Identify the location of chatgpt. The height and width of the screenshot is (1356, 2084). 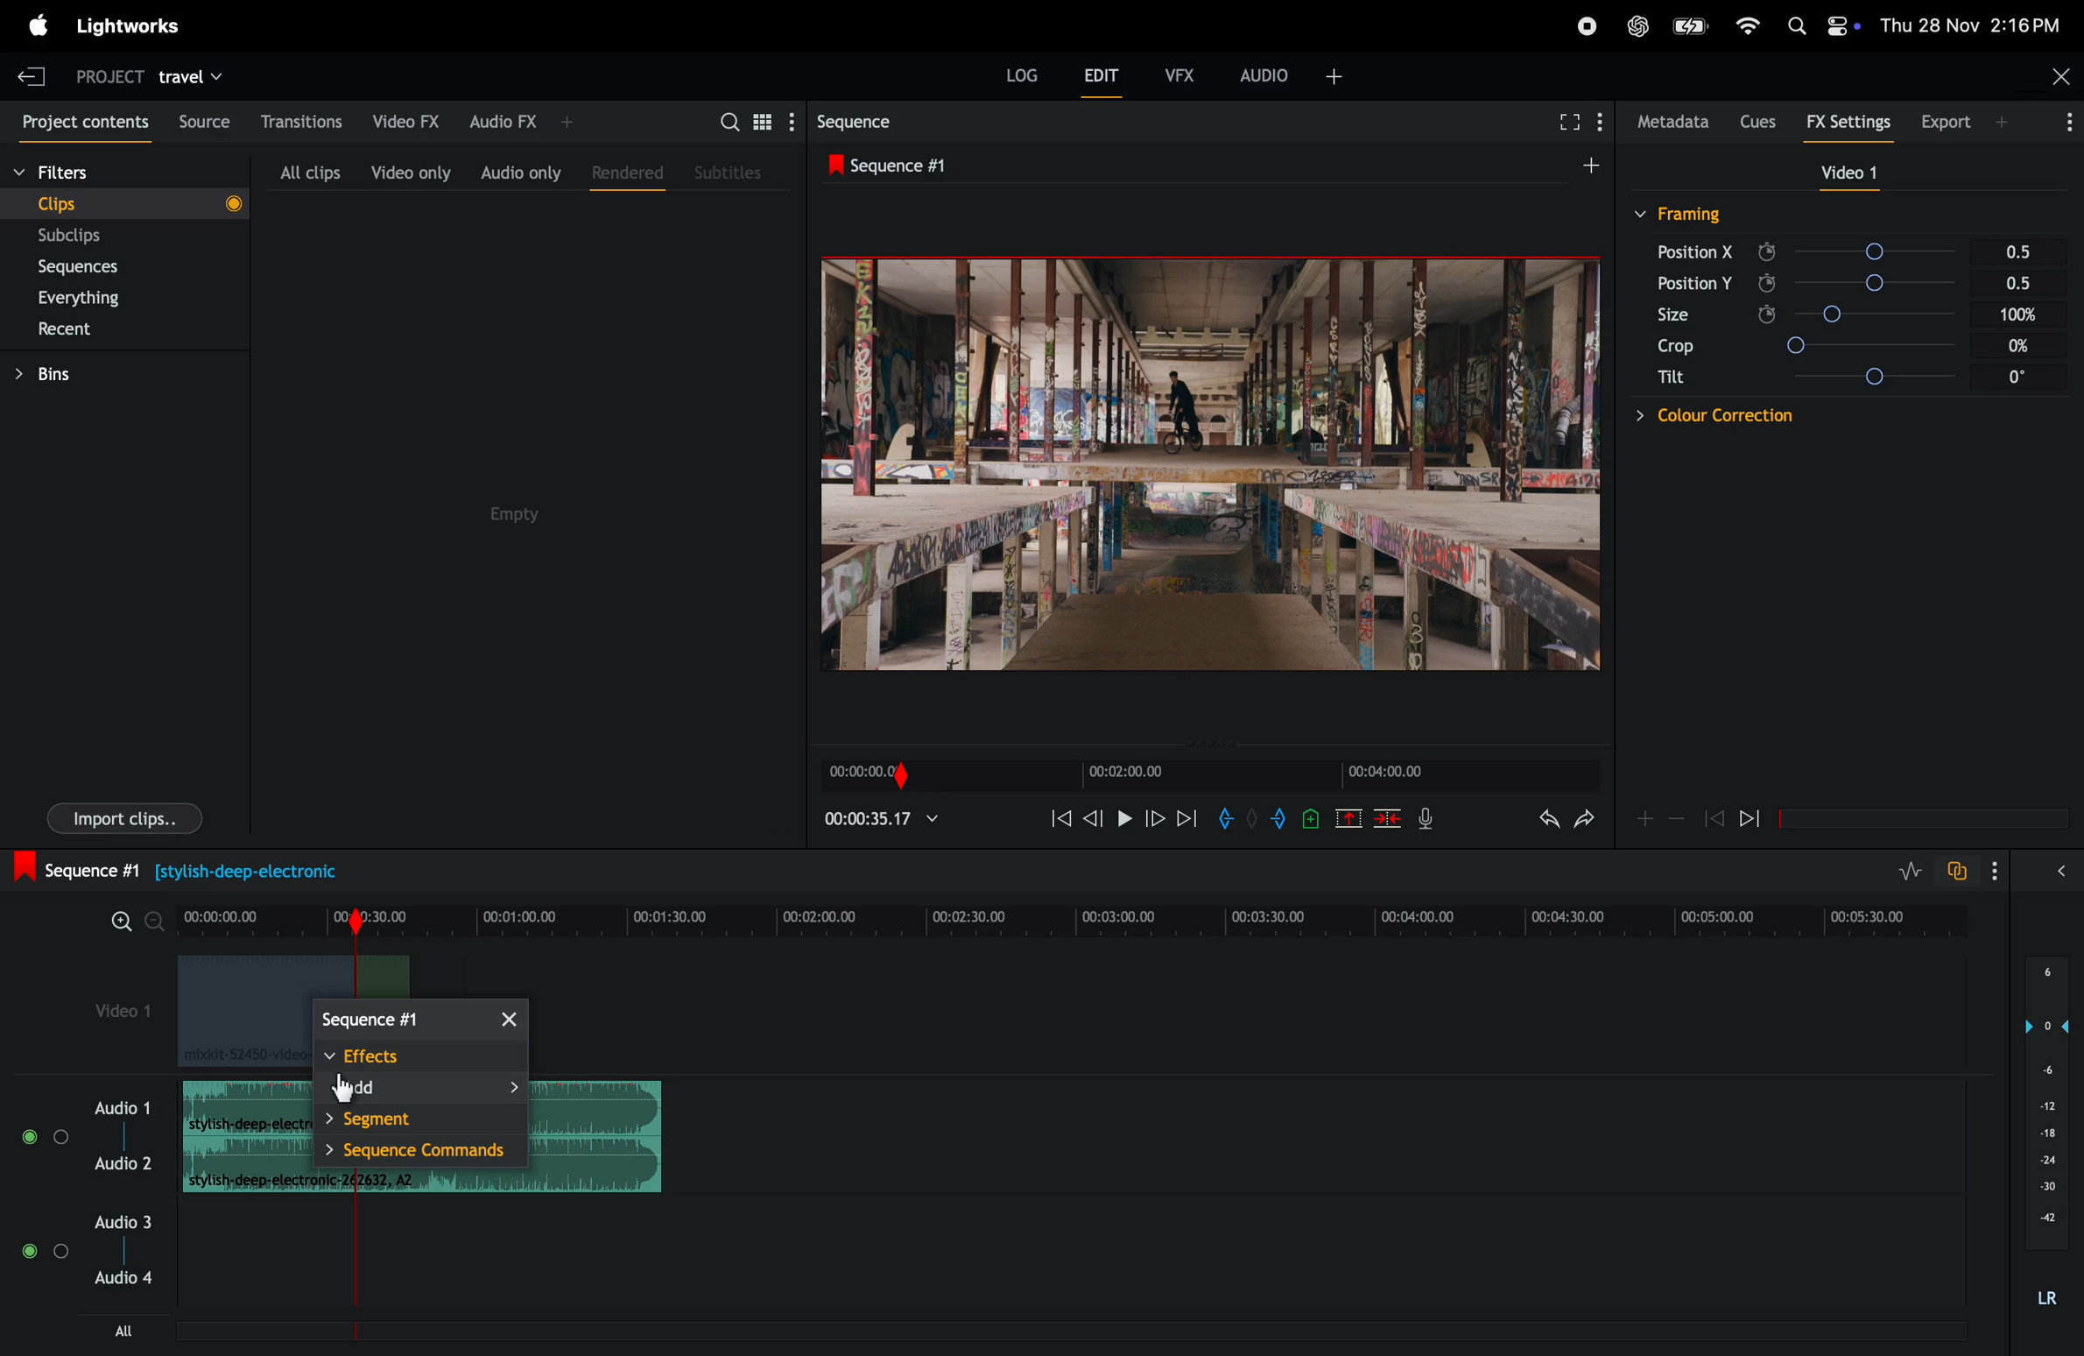
(1640, 25).